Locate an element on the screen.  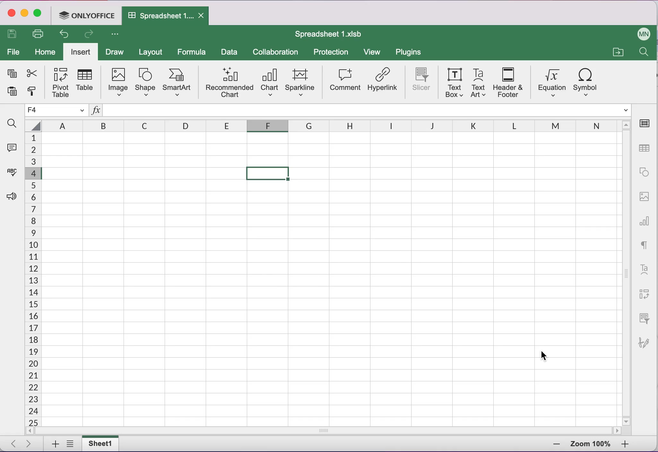
feedback and support is located at coordinates (12, 196).